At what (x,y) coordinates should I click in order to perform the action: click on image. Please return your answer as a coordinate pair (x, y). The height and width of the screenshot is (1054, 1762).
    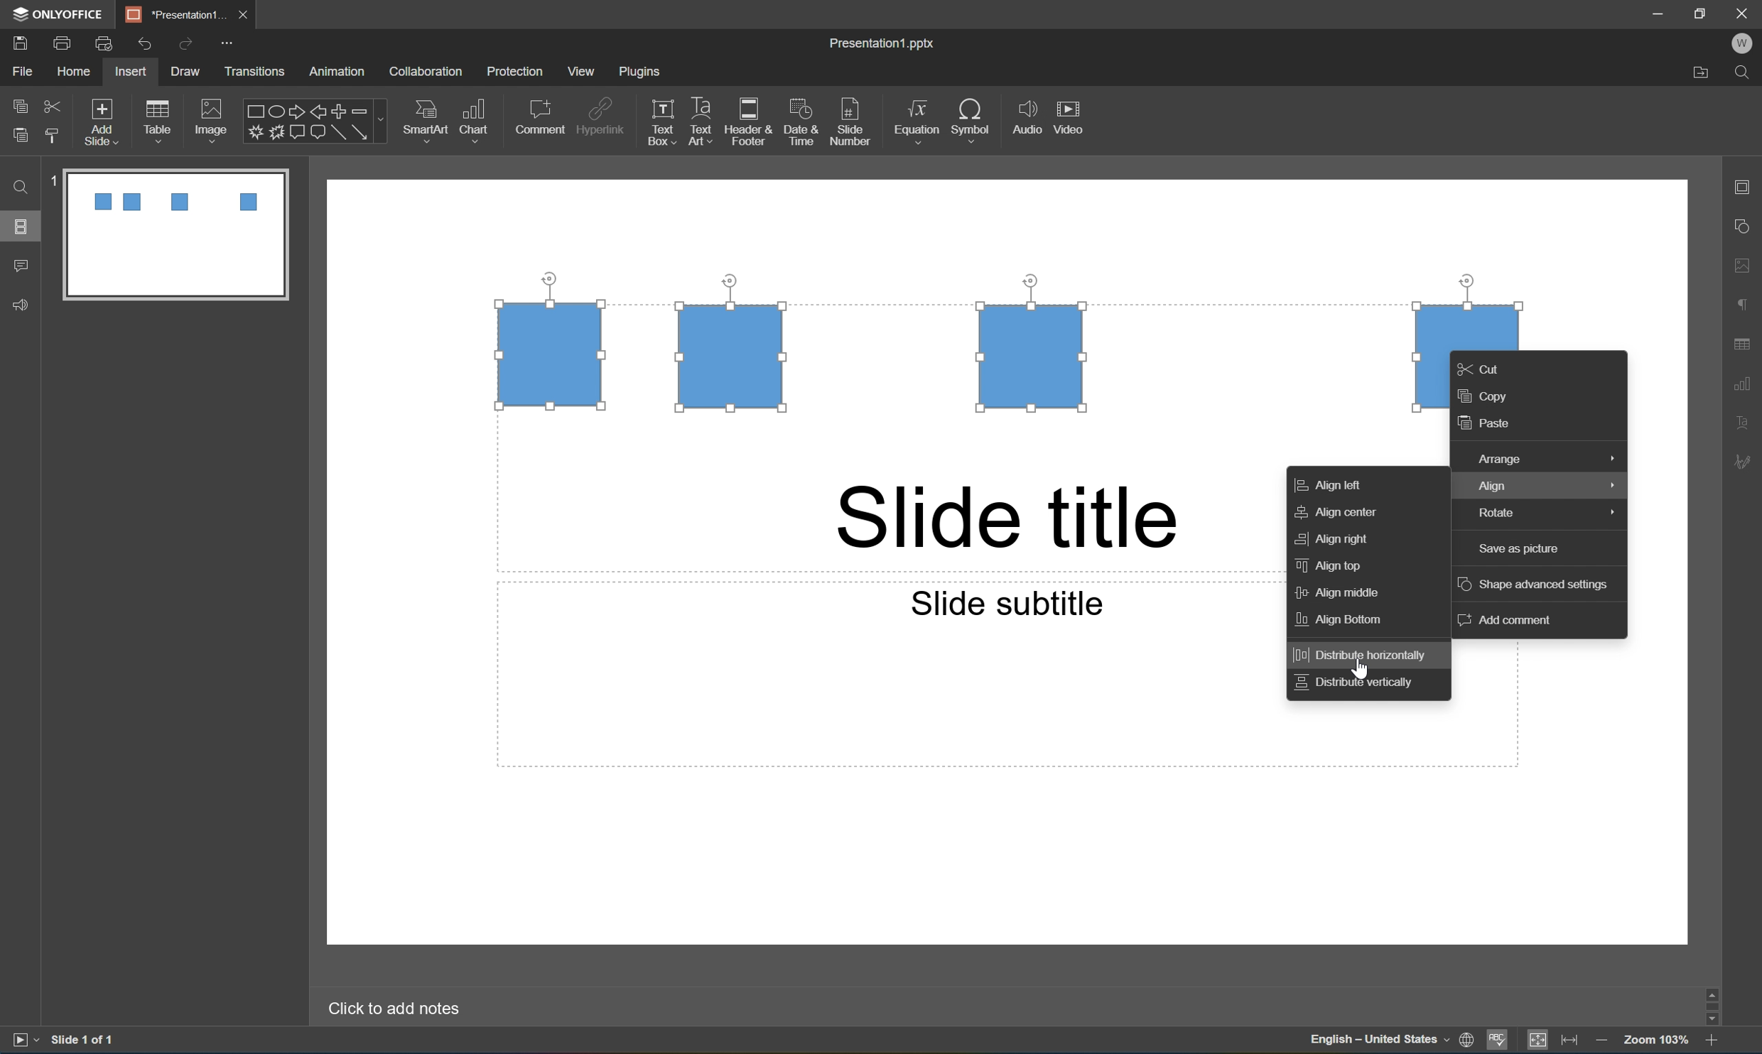
    Looking at the image, I should click on (210, 117).